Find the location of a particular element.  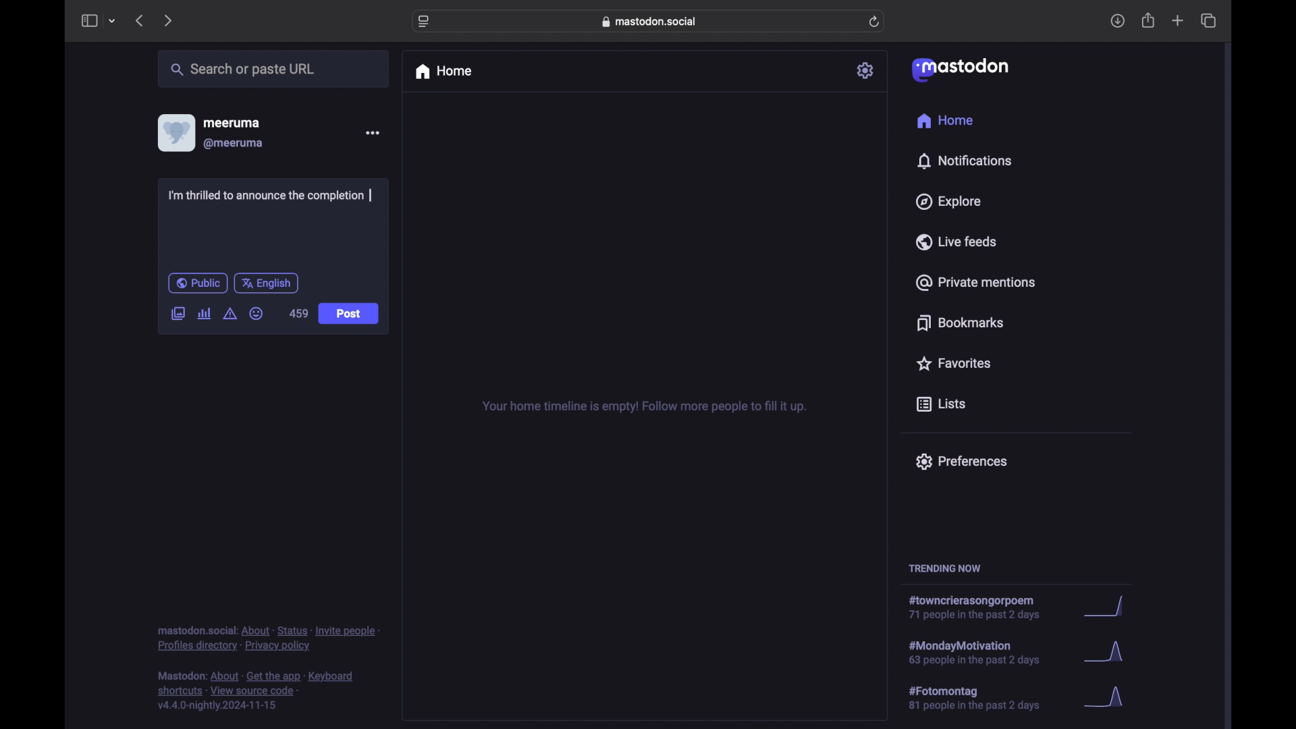

emoji is located at coordinates (256, 313).